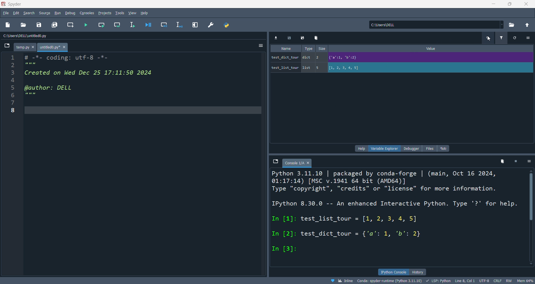  What do you see at coordinates (526, 4) in the screenshot?
I see `close` at bounding box center [526, 4].